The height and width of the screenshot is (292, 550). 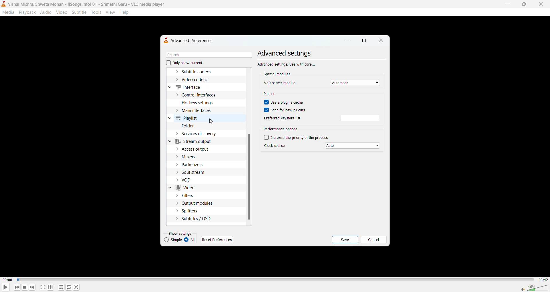 What do you see at coordinates (278, 74) in the screenshot?
I see `special modules` at bounding box center [278, 74].